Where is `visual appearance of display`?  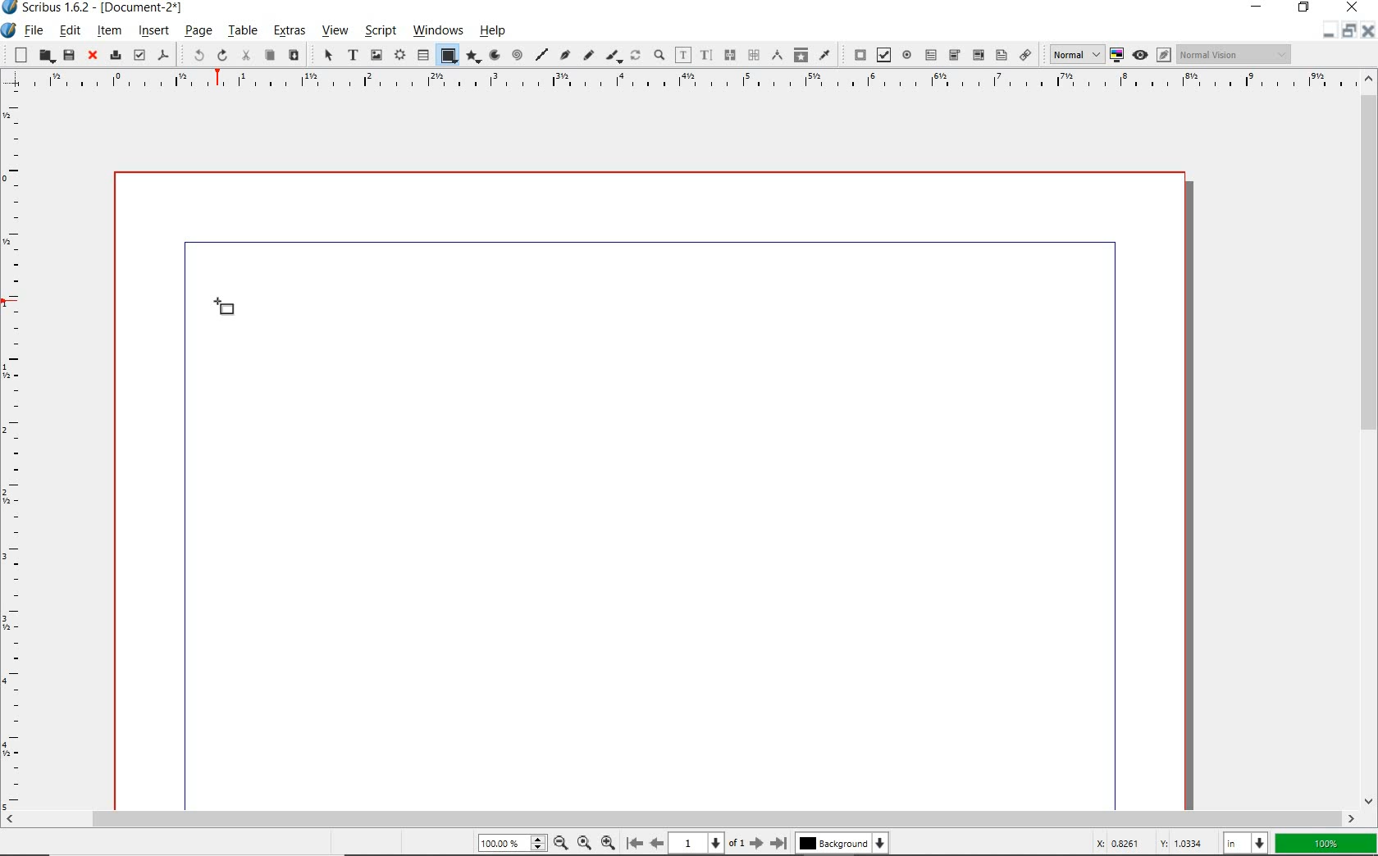 visual appearance of display is located at coordinates (1237, 53).